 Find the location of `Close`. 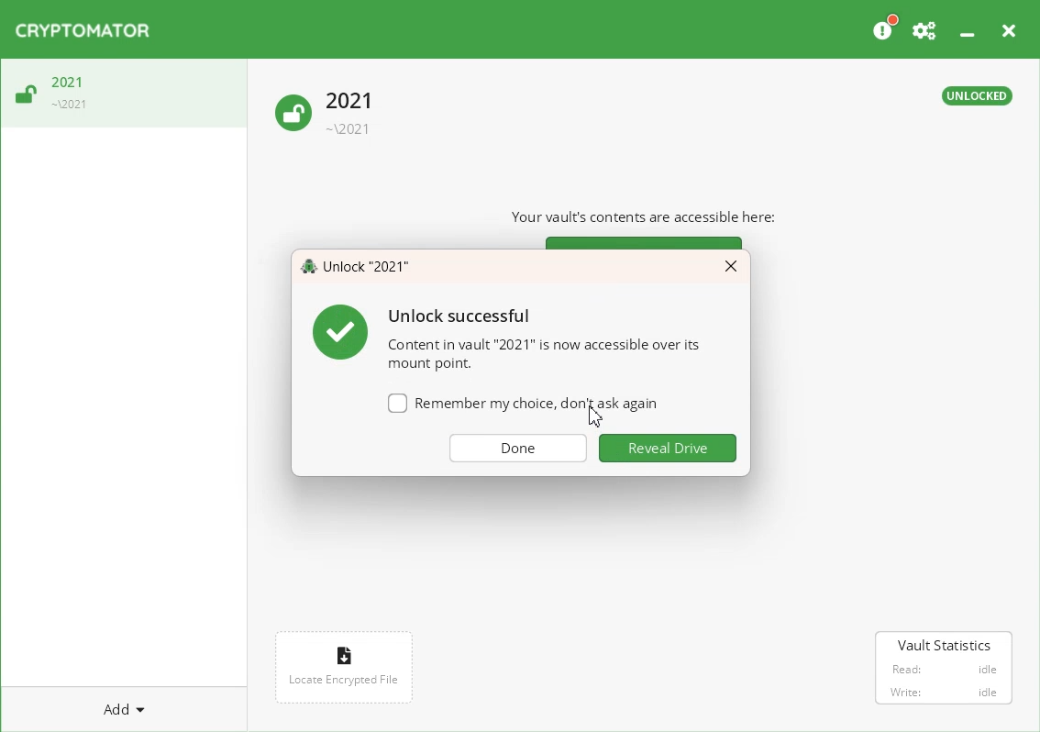

Close is located at coordinates (1008, 28).